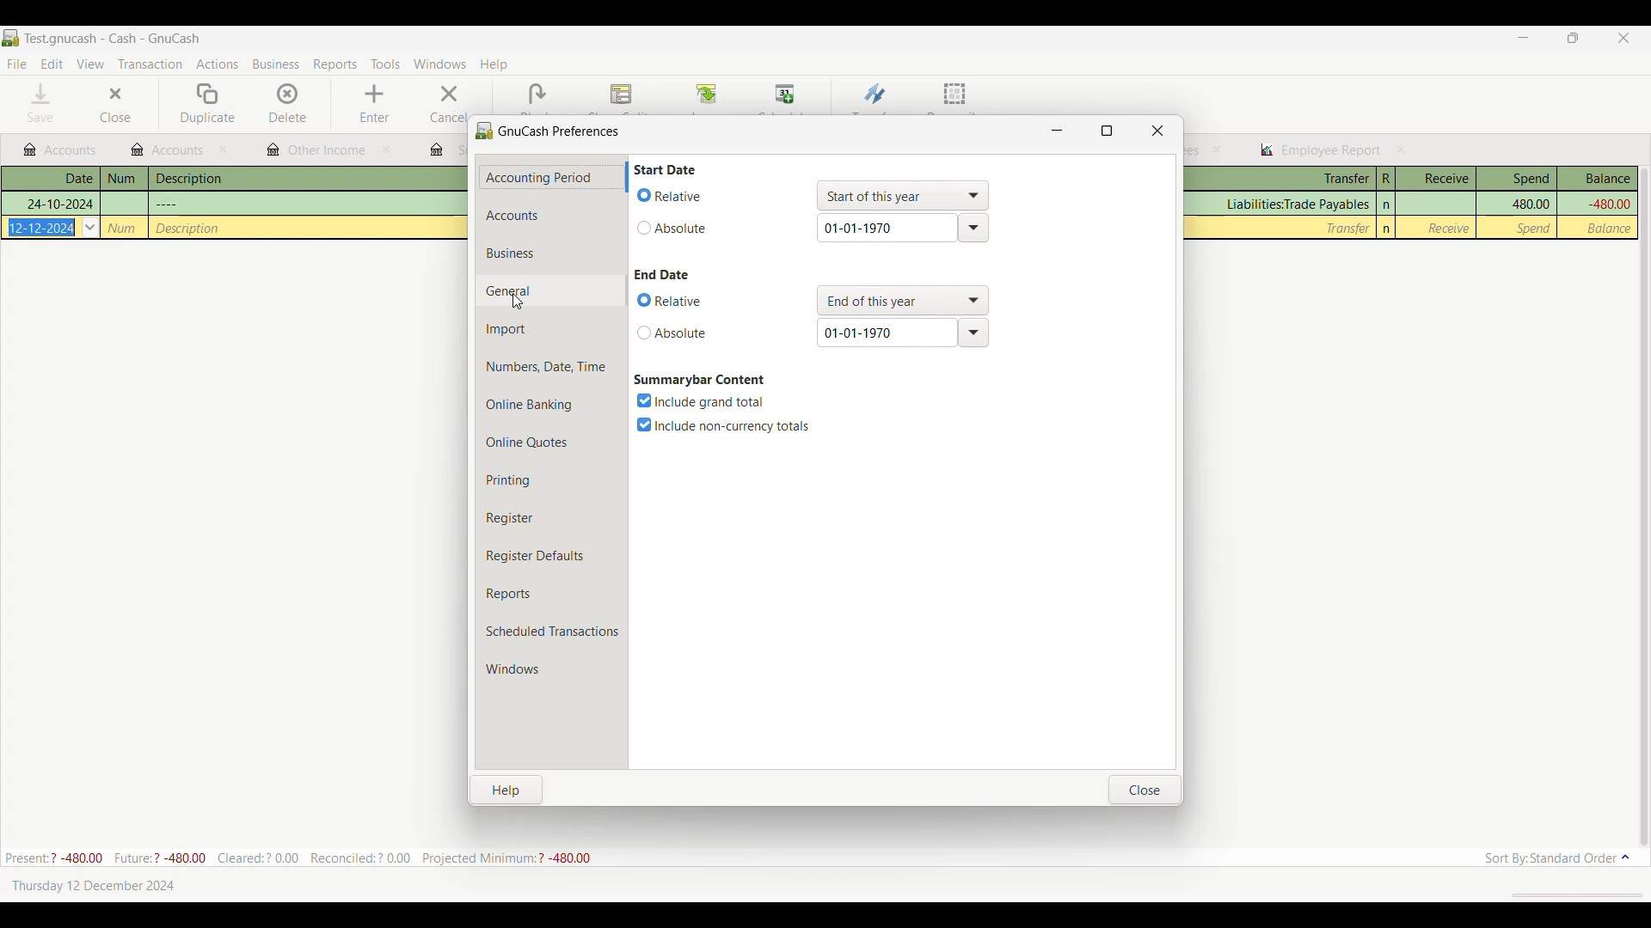 The image size is (1651, 928). What do you see at coordinates (550, 253) in the screenshot?
I see `Business` at bounding box center [550, 253].